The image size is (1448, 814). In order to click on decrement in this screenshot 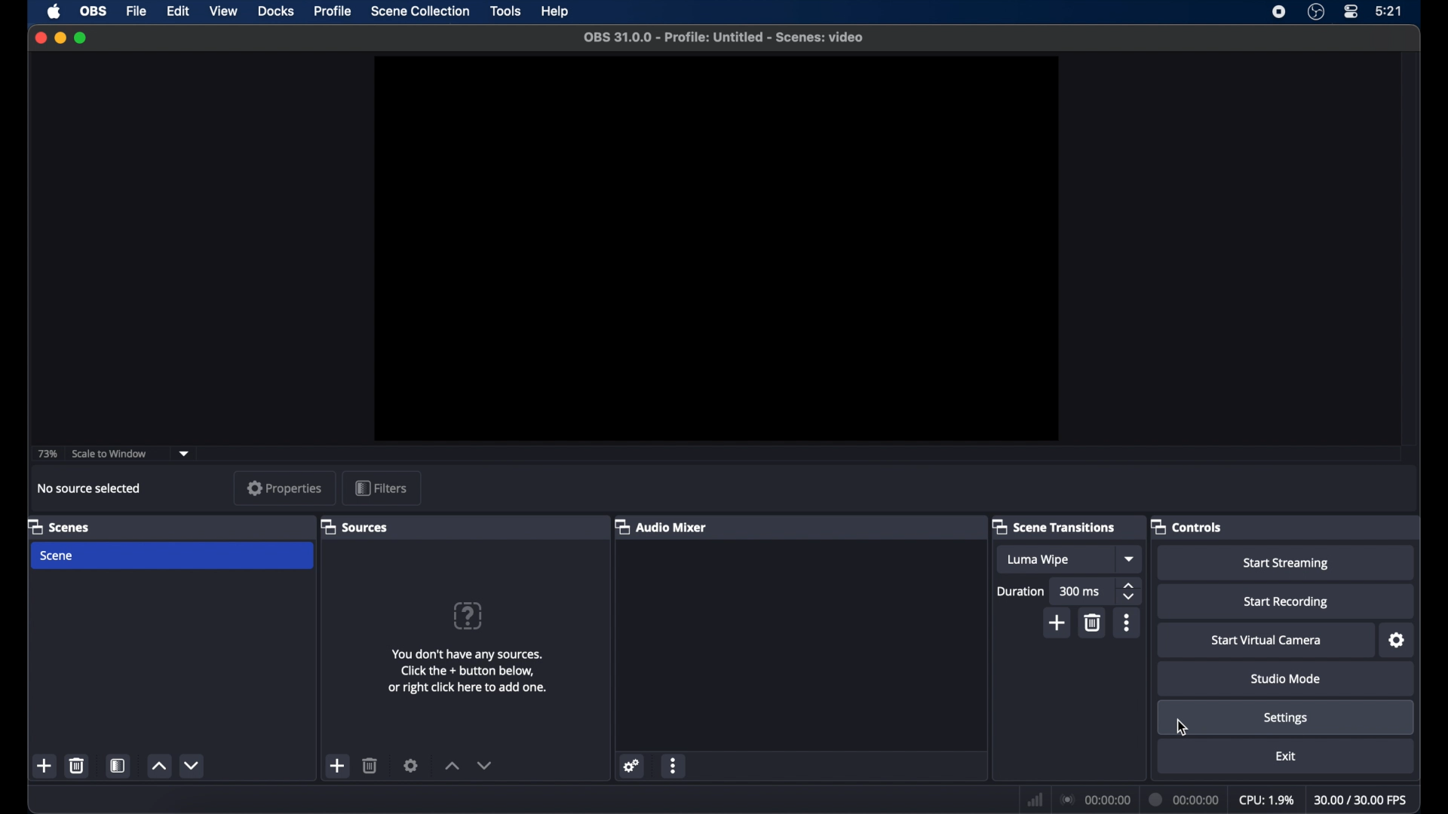, I will do `click(484, 765)`.